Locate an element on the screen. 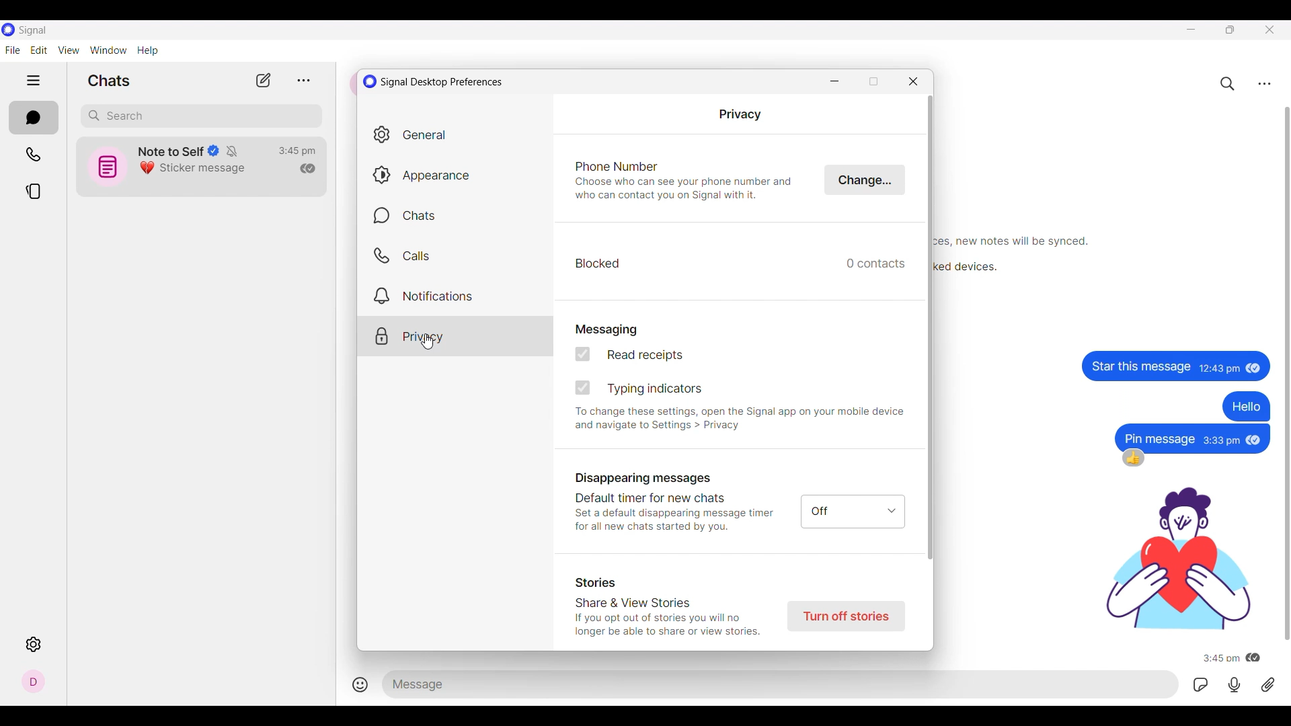  Chats settings is located at coordinates (456, 216).